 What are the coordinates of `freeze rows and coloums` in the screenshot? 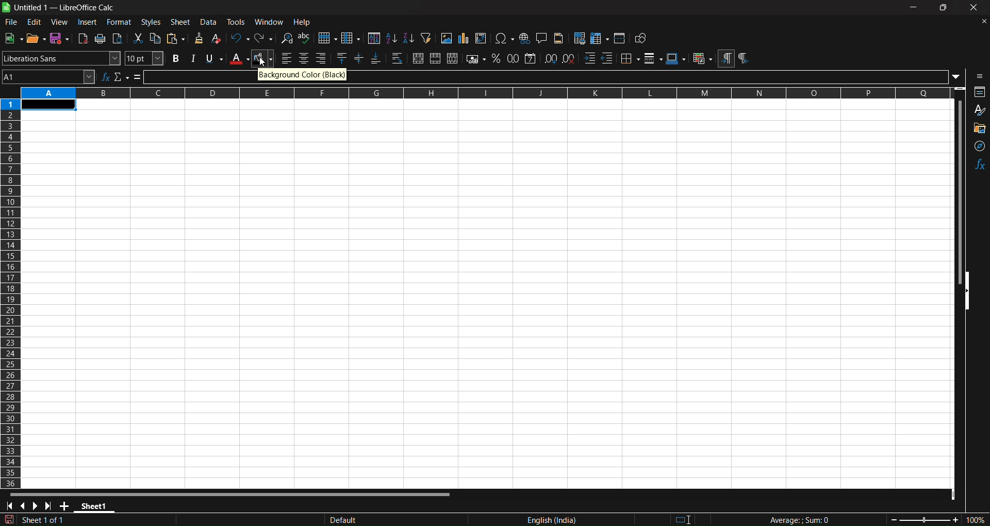 It's located at (600, 38).